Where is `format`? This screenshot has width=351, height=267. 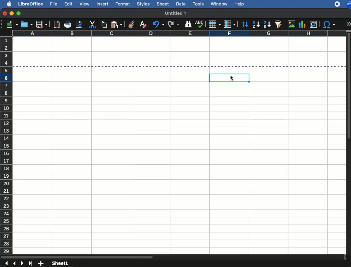 format is located at coordinates (123, 4).